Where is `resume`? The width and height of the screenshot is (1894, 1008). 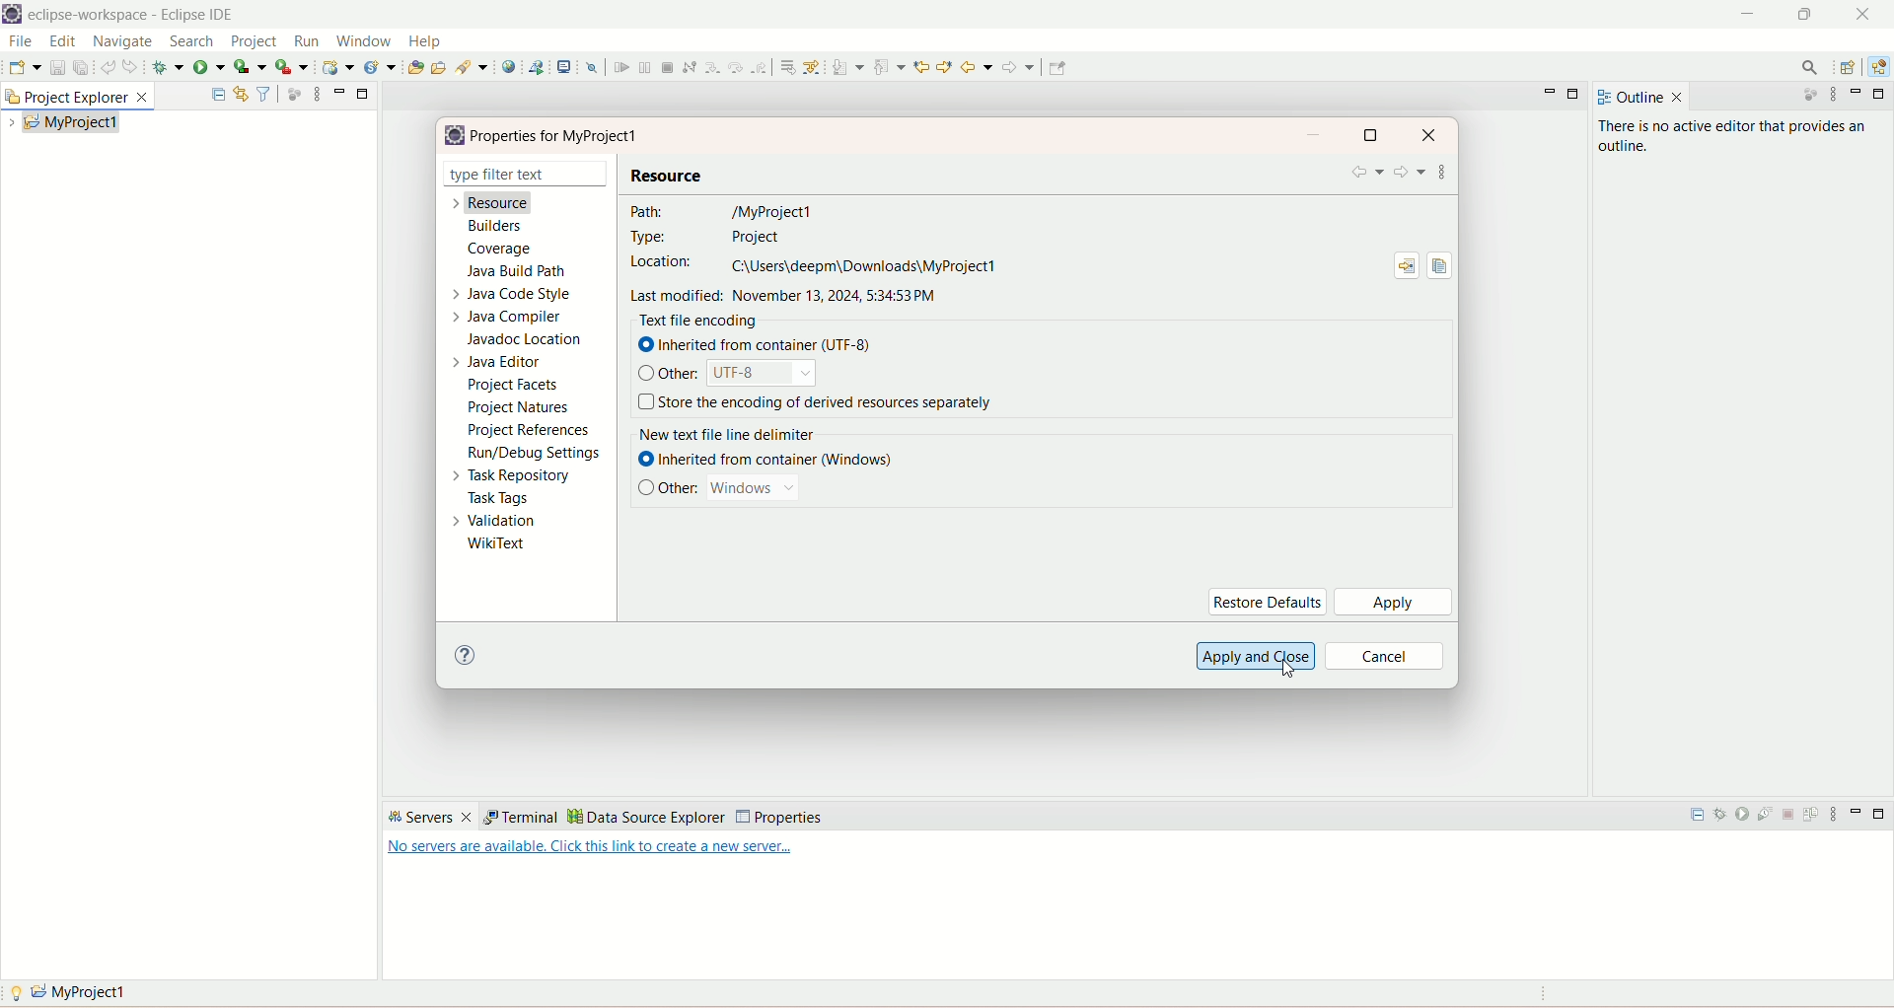
resume is located at coordinates (621, 68).